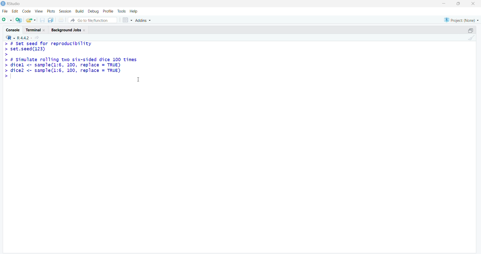 This screenshot has width=481, height=254. Describe the element at coordinates (92, 20) in the screenshot. I see `go to file/function` at that location.